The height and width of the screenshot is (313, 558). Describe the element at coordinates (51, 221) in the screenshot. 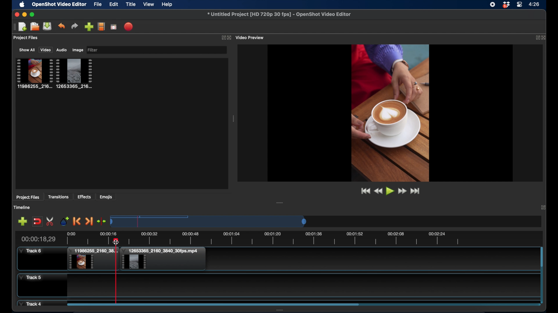

I see `enable razor` at that location.